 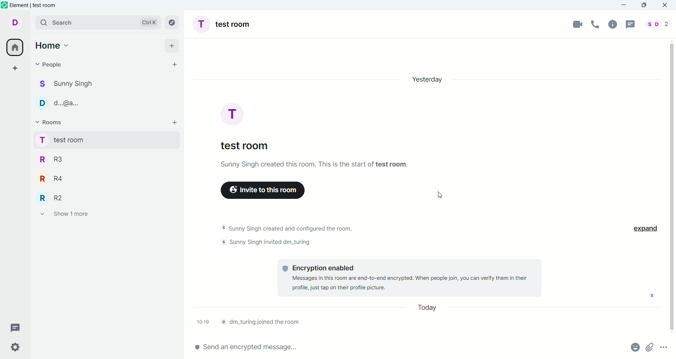 I want to click on cursor, so click(x=437, y=194).